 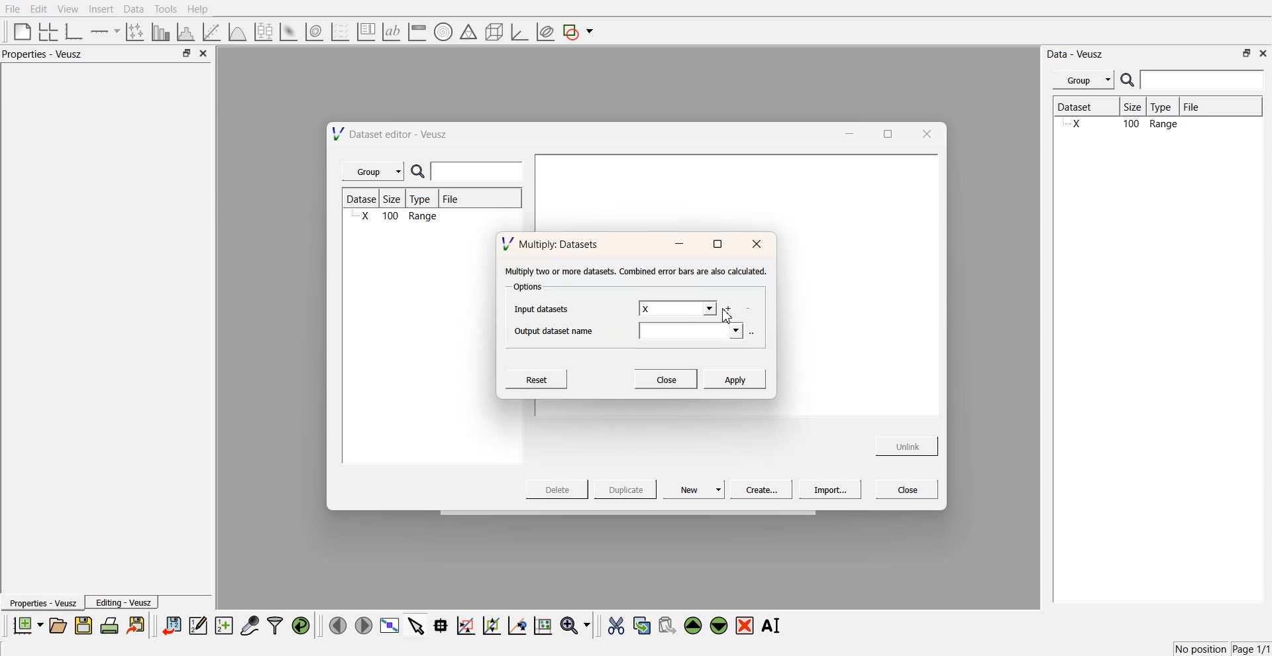 What do you see at coordinates (237, 30) in the screenshot?
I see `plot a function on a graph` at bounding box center [237, 30].